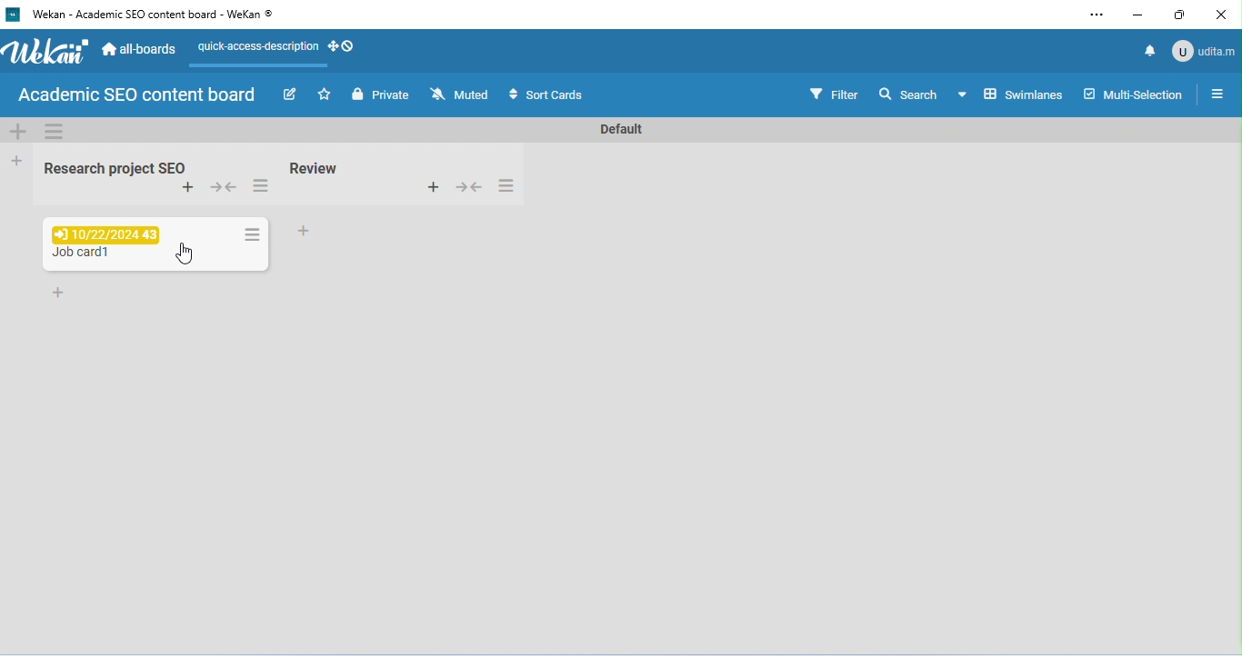  I want to click on add swimelane, so click(18, 131).